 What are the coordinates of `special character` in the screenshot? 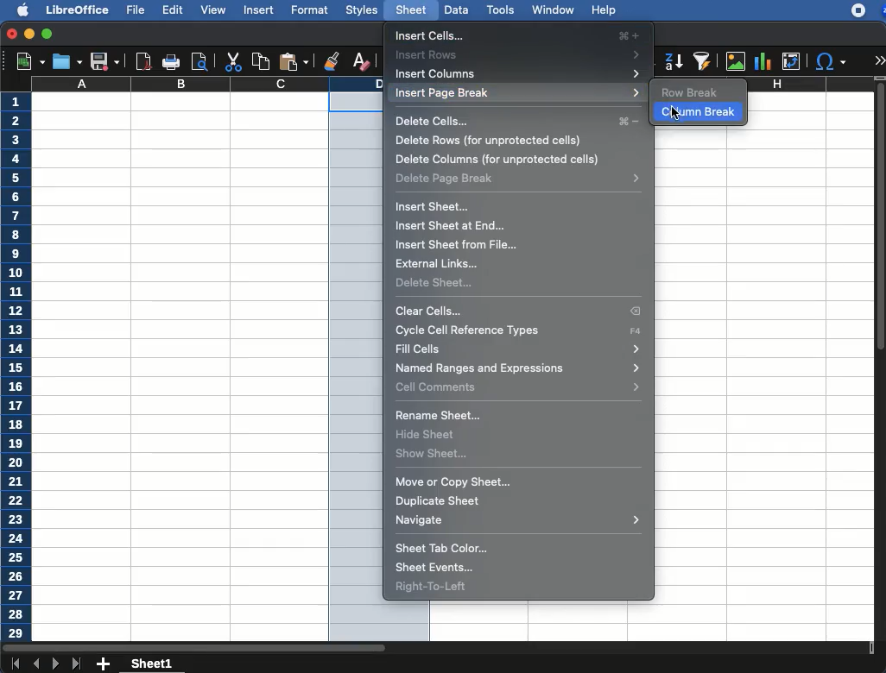 It's located at (831, 63).